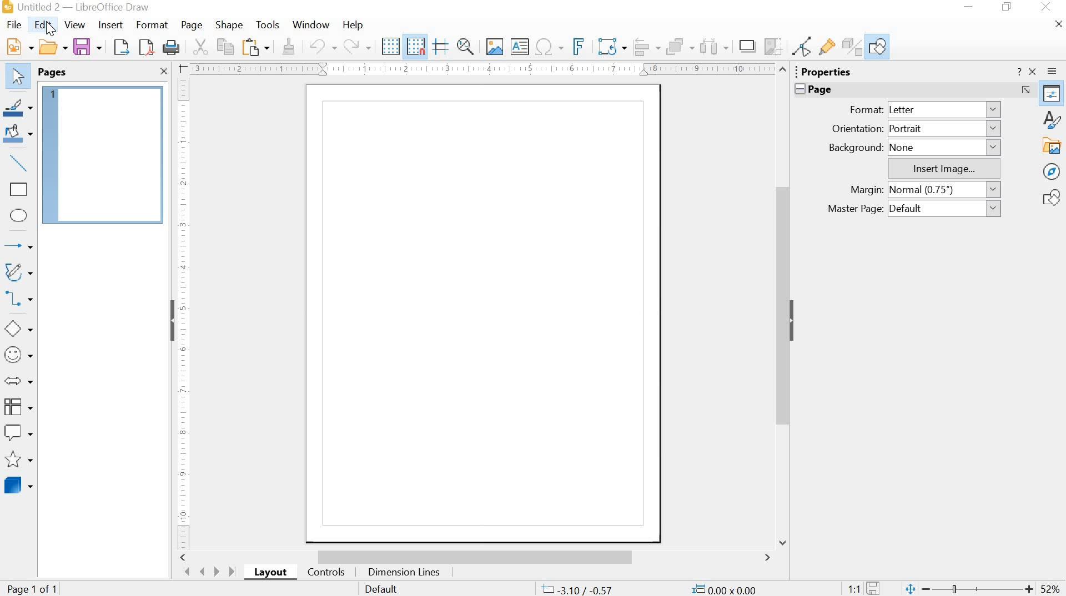 This screenshot has height=596, width=1066. I want to click on Format, so click(866, 110).